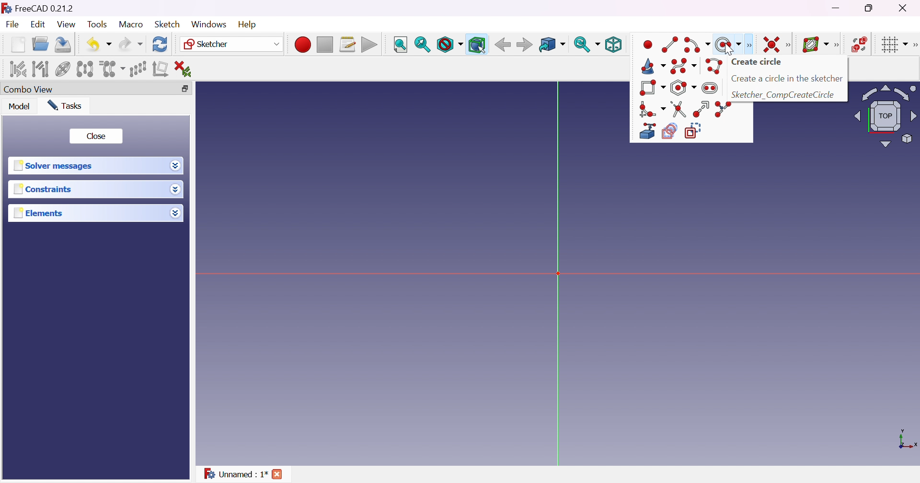  Describe the element at coordinates (772, 46) in the screenshot. I see `Constrain conincident` at that location.